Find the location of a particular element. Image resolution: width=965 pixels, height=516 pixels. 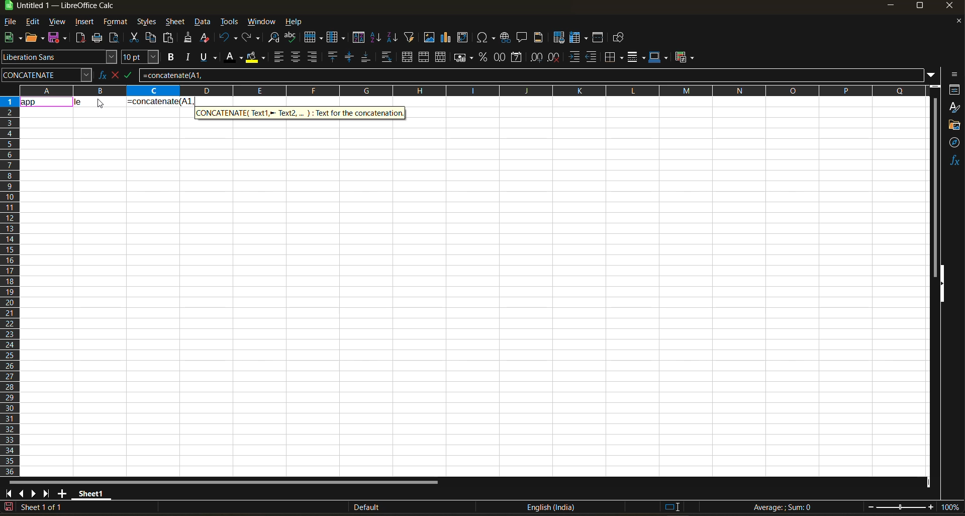

font name is located at coordinates (60, 57).